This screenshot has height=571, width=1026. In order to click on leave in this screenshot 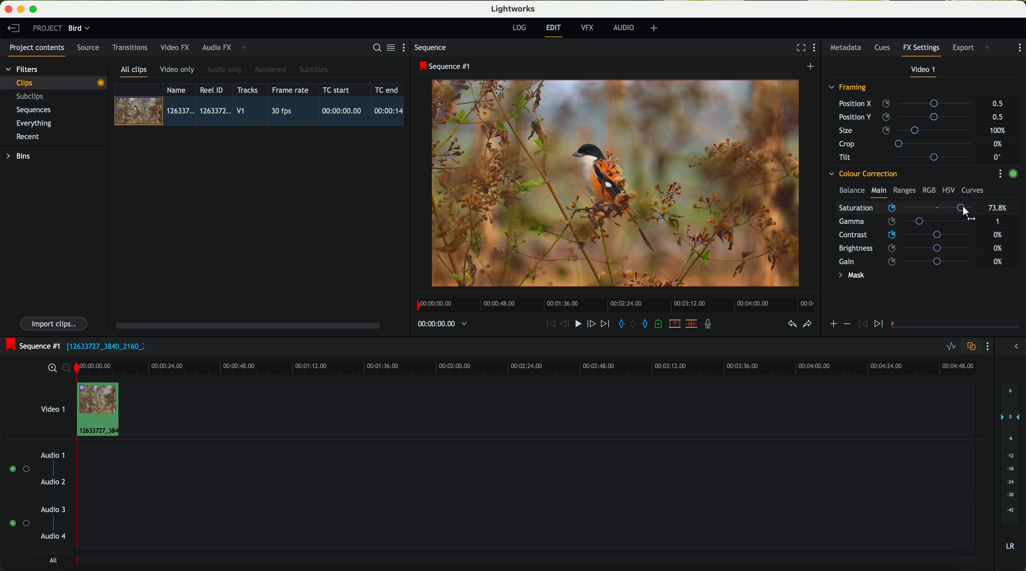, I will do `click(13, 29)`.